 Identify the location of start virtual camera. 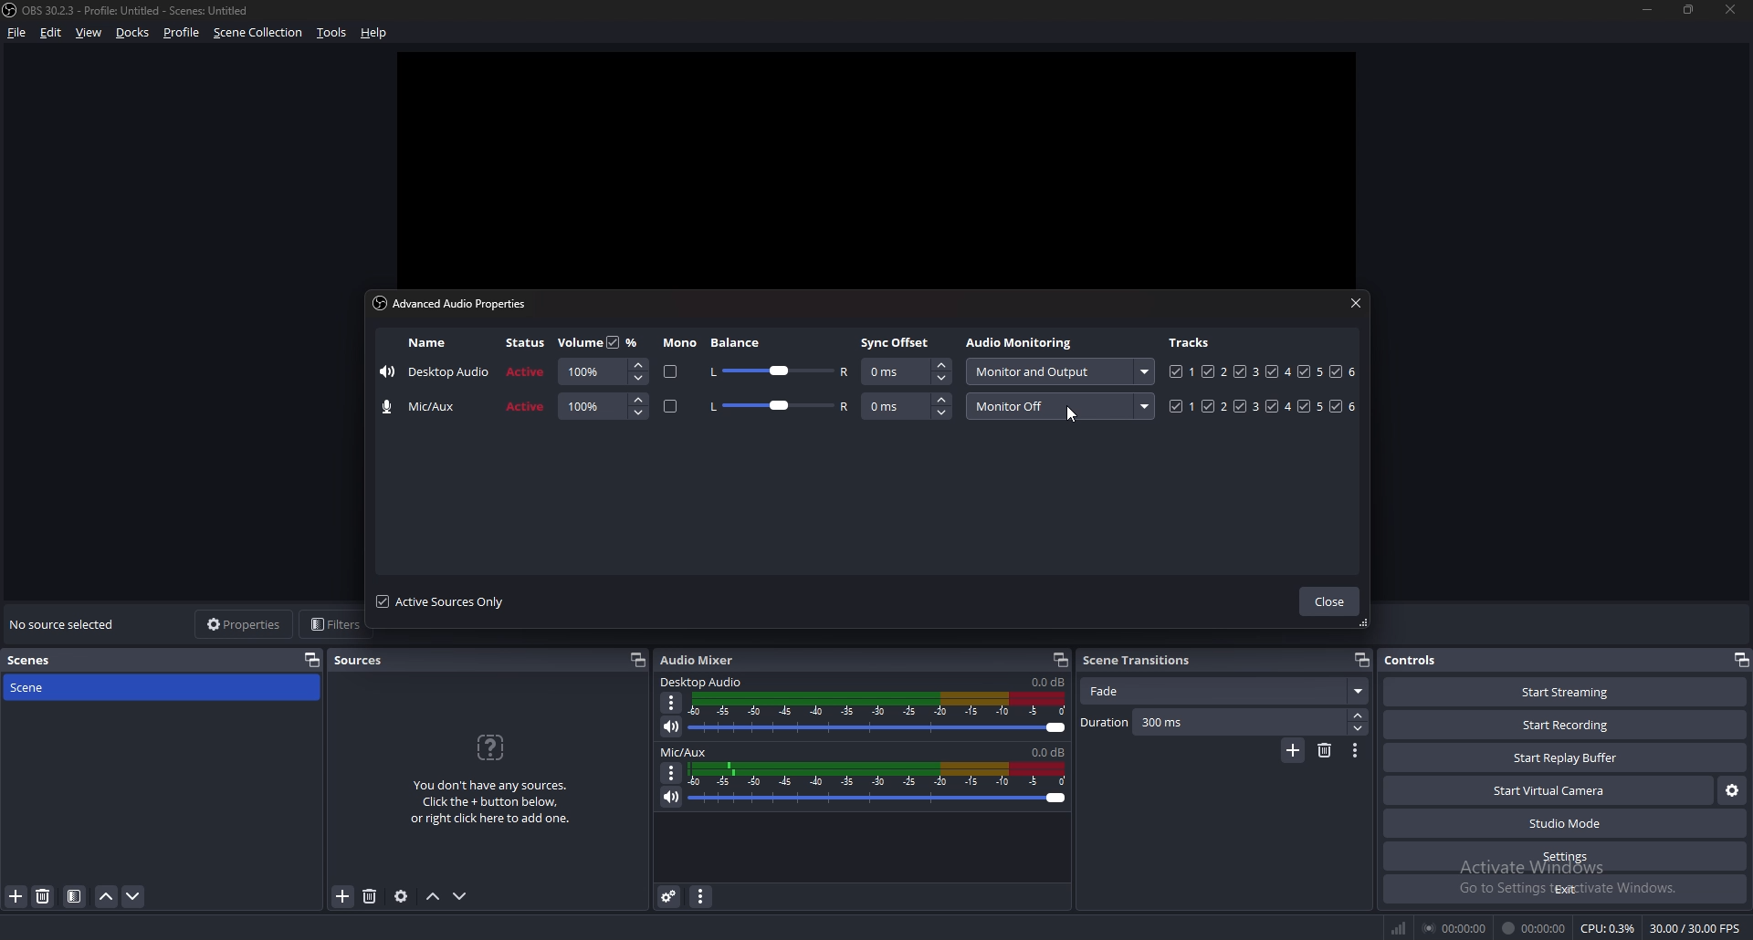
(1549, 791).